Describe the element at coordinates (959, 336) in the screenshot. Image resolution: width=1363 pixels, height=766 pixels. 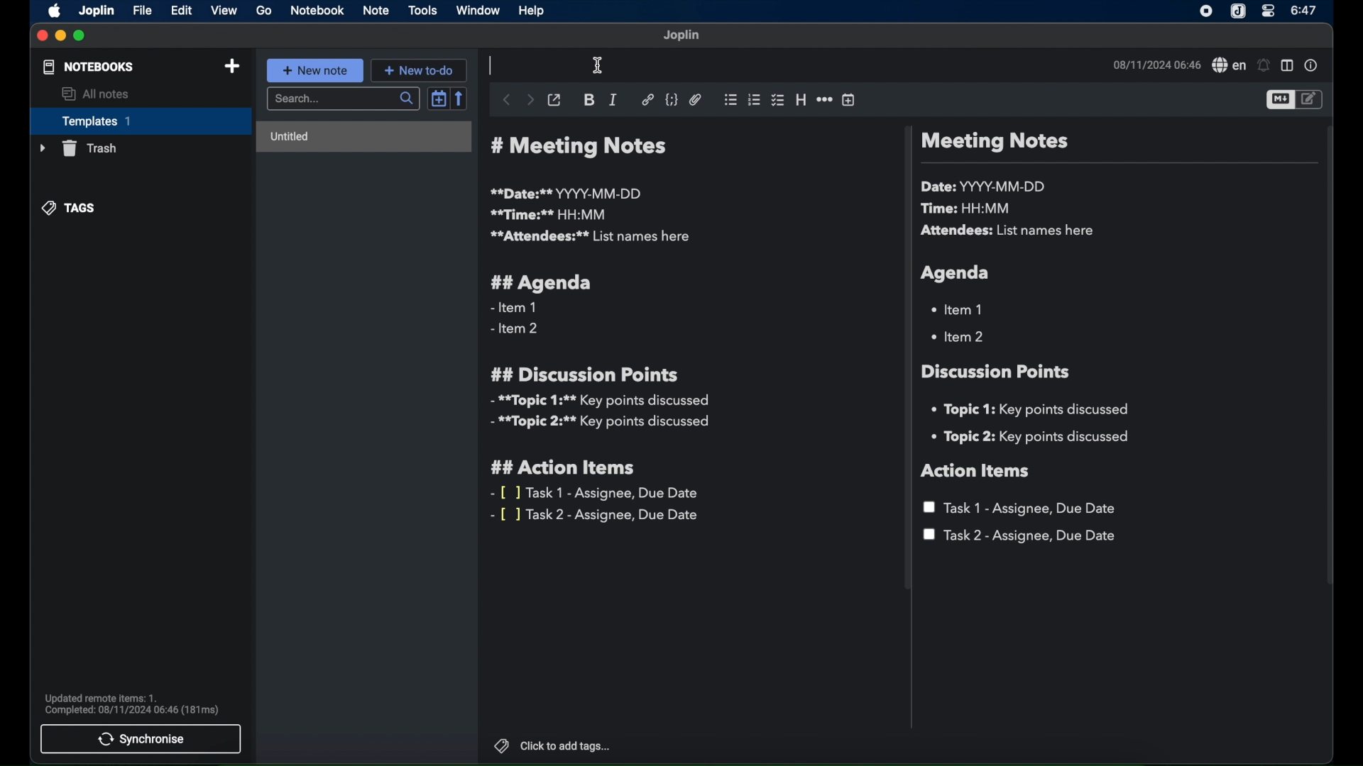
I see `item 2` at that location.